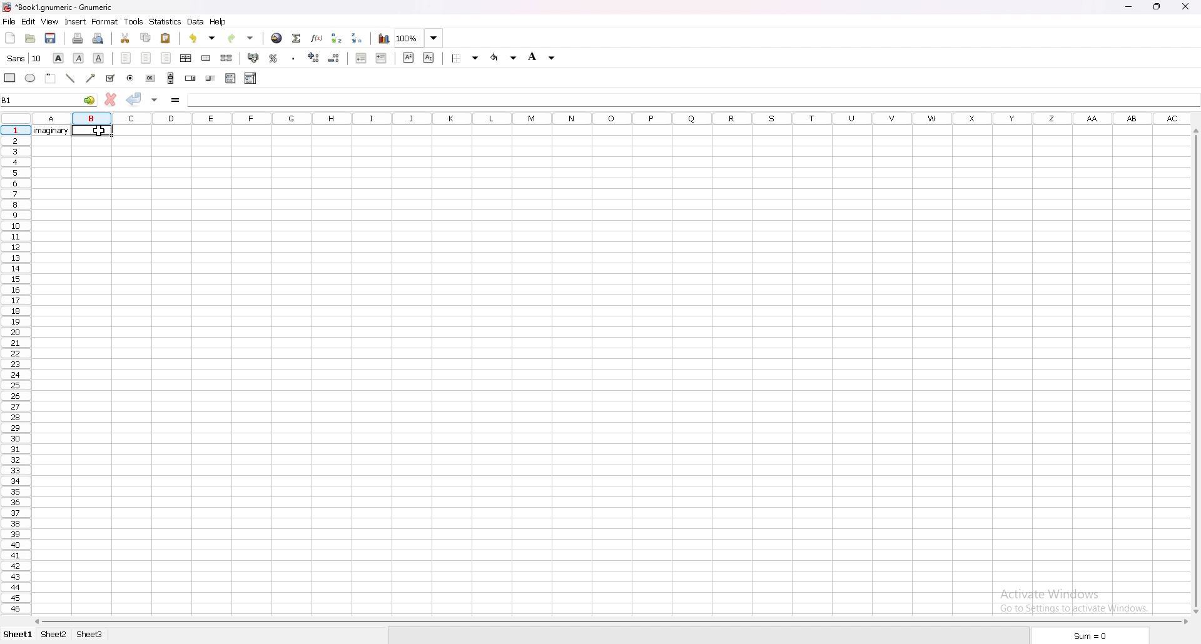 The height and width of the screenshot is (644, 1201). Describe the element at coordinates (1128, 6) in the screenshot. I see `minimize` at that location.